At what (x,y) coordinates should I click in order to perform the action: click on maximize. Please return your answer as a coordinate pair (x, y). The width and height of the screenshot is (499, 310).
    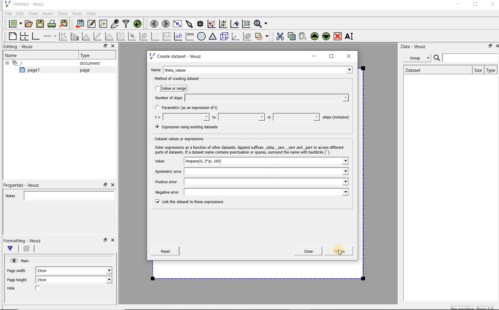
    Looking at the image, I should click on (331, 56).